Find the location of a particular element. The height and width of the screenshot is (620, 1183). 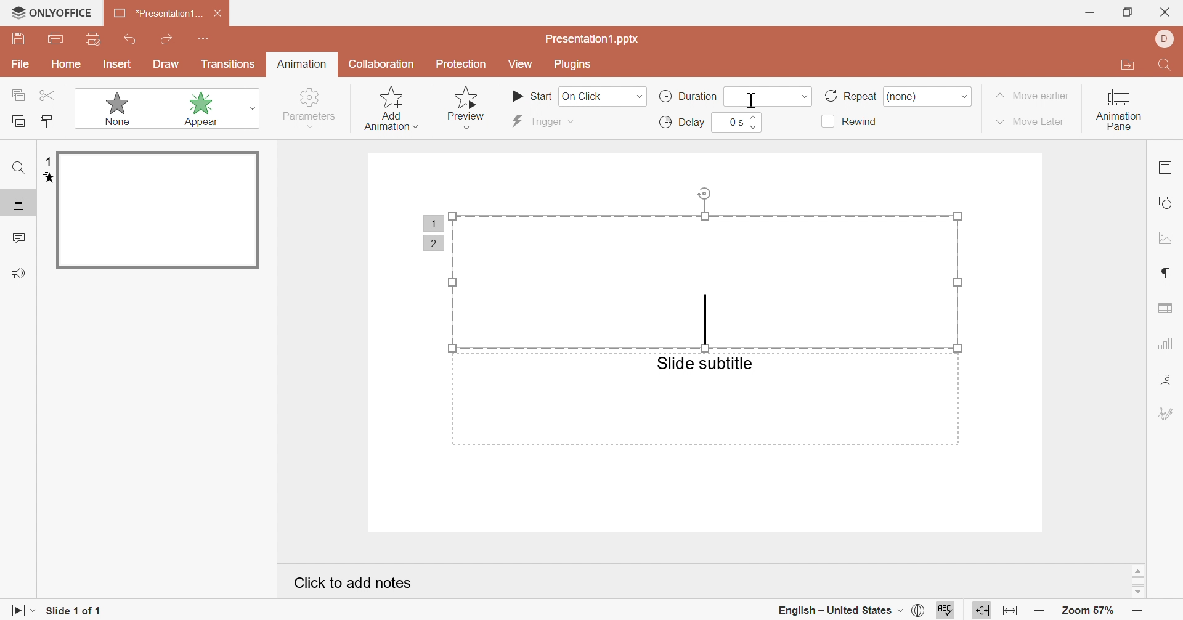

copy is located at coordinates (18, 94).